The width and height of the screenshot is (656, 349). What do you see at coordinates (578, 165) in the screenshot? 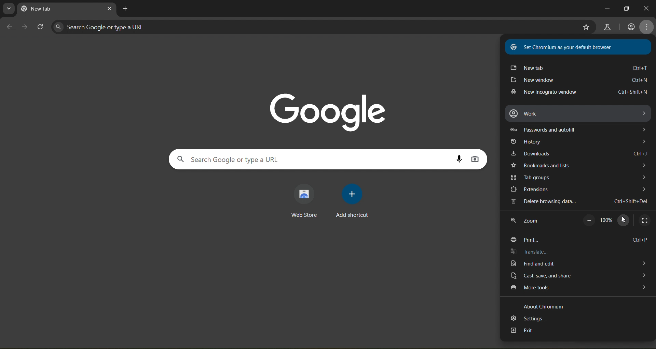
I see `bookmarks and lists` at bounding box center [578, 165].